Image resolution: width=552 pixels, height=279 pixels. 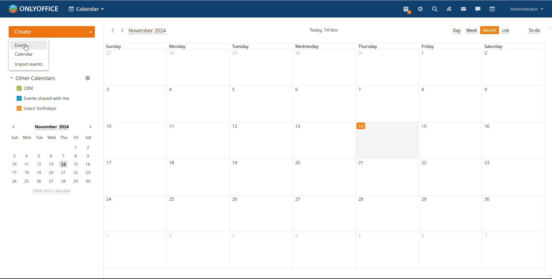 I want to click on Days of the week, so click(x=327, y=47).